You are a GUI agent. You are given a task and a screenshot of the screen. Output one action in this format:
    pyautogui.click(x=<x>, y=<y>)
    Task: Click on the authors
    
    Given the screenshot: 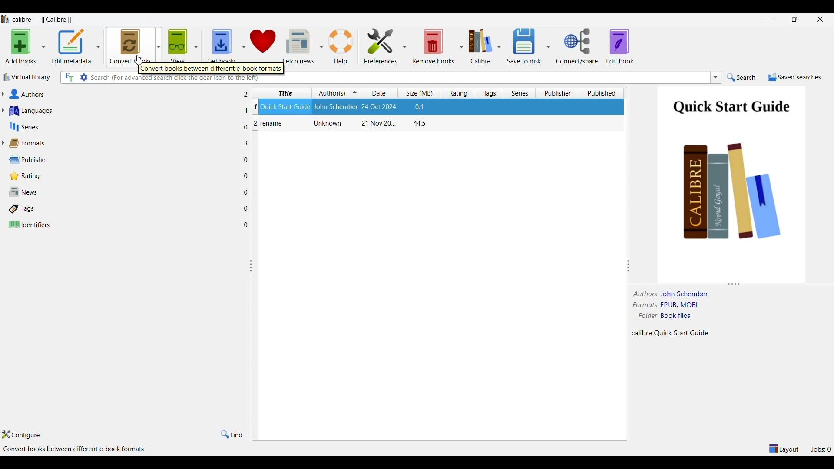 What is the action you would take?
    pyautogui.click(x=645, y=294)
    